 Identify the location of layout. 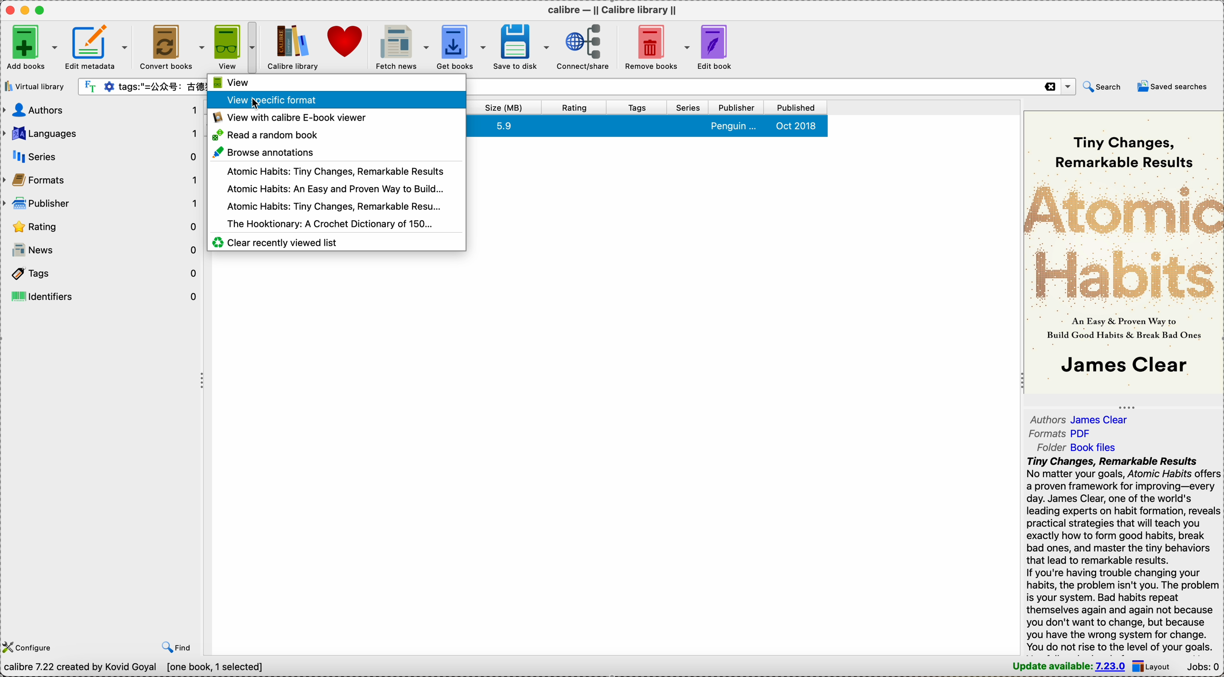
(1153, 666).